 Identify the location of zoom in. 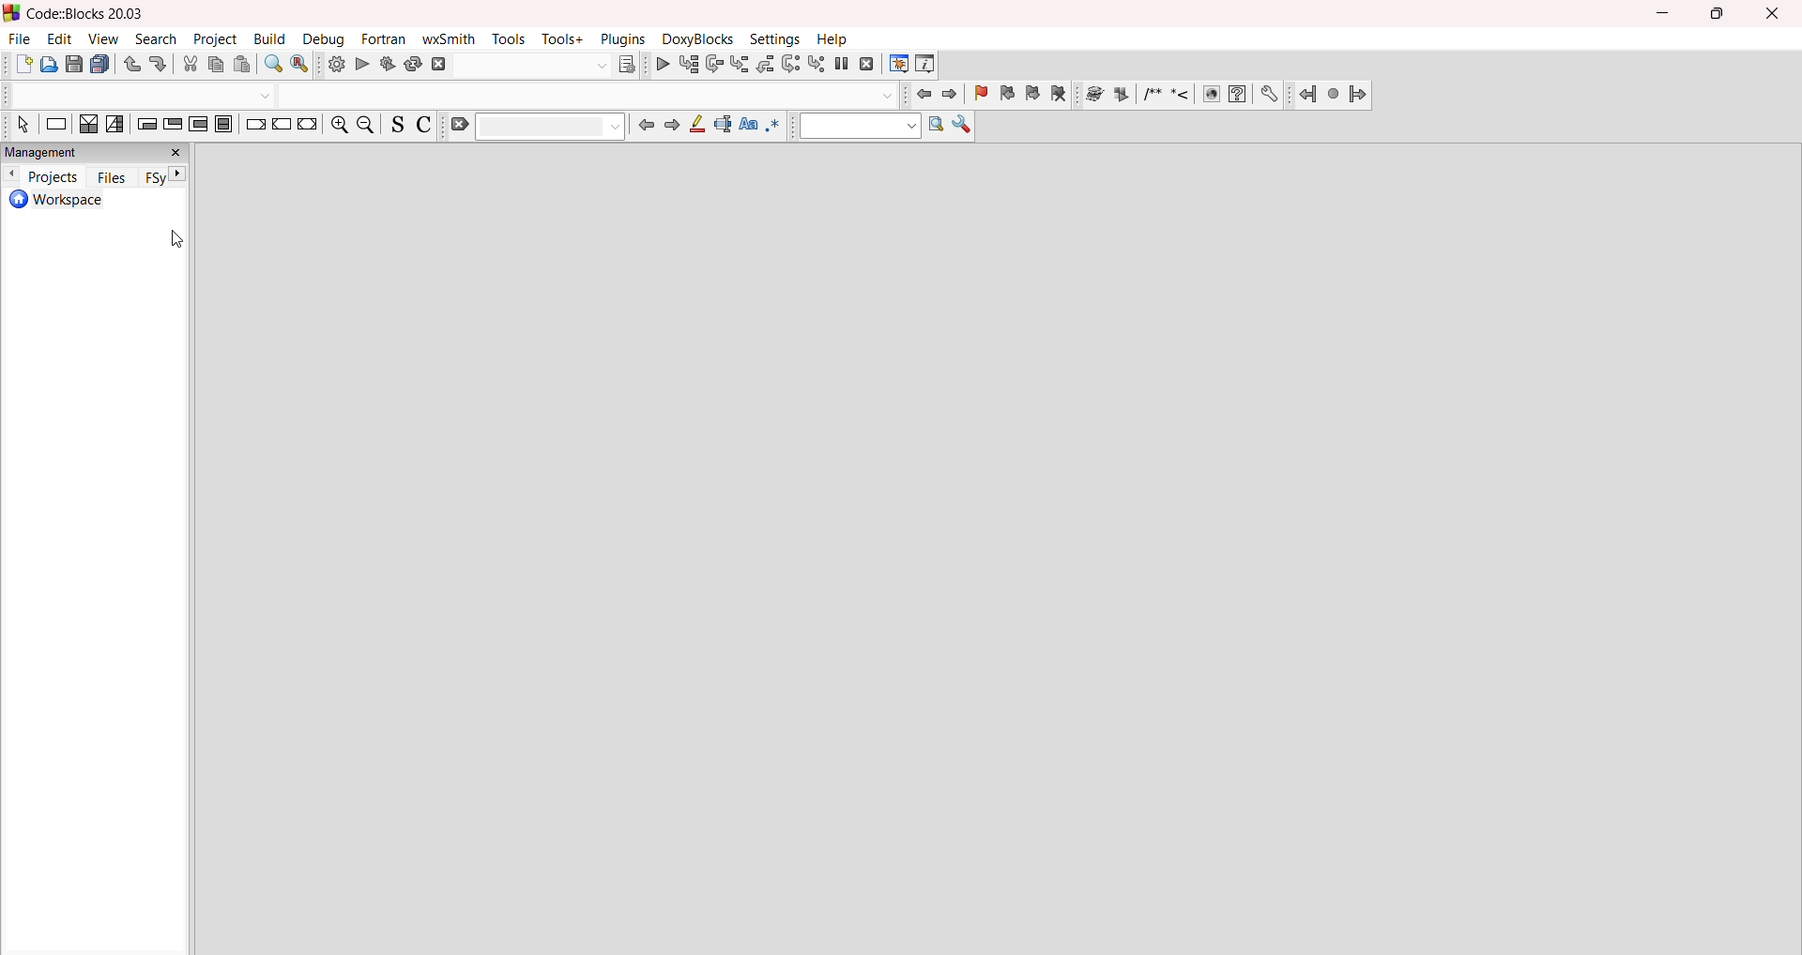
(340, 128).